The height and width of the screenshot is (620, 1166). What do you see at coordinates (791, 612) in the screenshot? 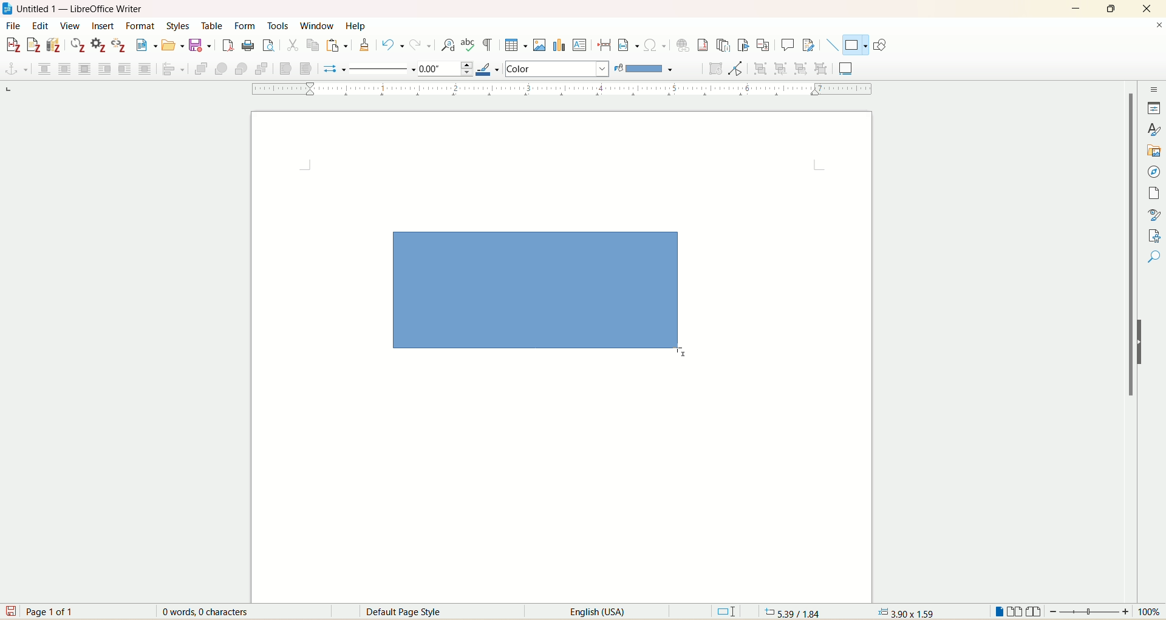
I see `5.39/1.84` at bounding box center [791, 612].